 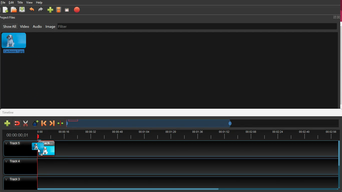 What do you see at coordinates (170, 181) in the screenshot?
I see `Track 3` at bounding box center [170, 181].